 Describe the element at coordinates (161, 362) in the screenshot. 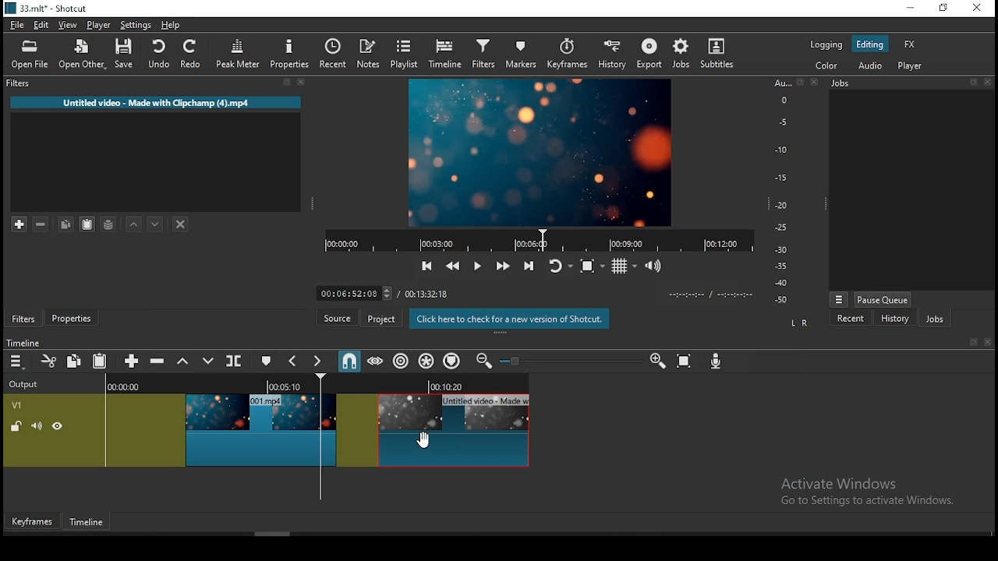

I see `ripple delete` at that location.